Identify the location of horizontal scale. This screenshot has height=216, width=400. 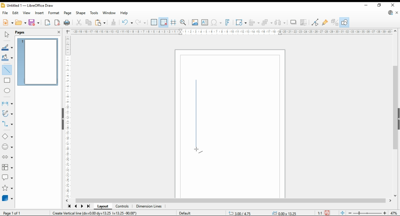
(232, 32).